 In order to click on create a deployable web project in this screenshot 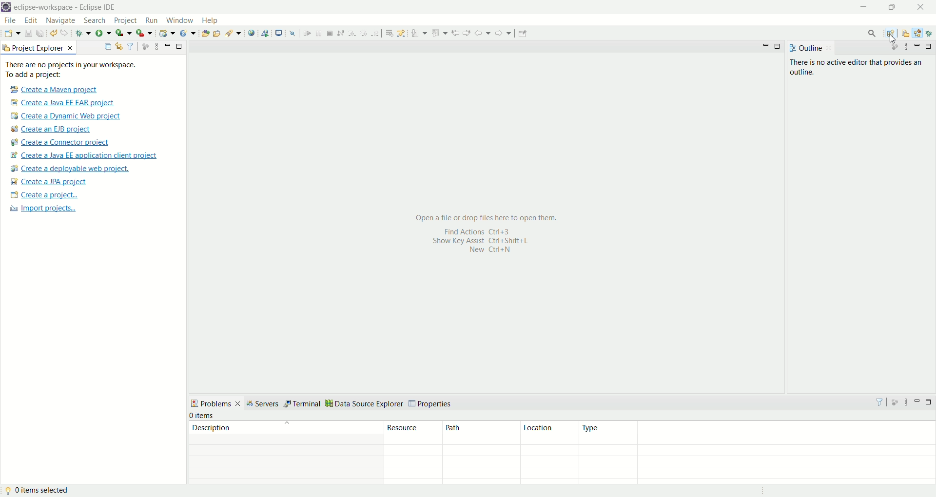, I will do `click(70, 169)`.